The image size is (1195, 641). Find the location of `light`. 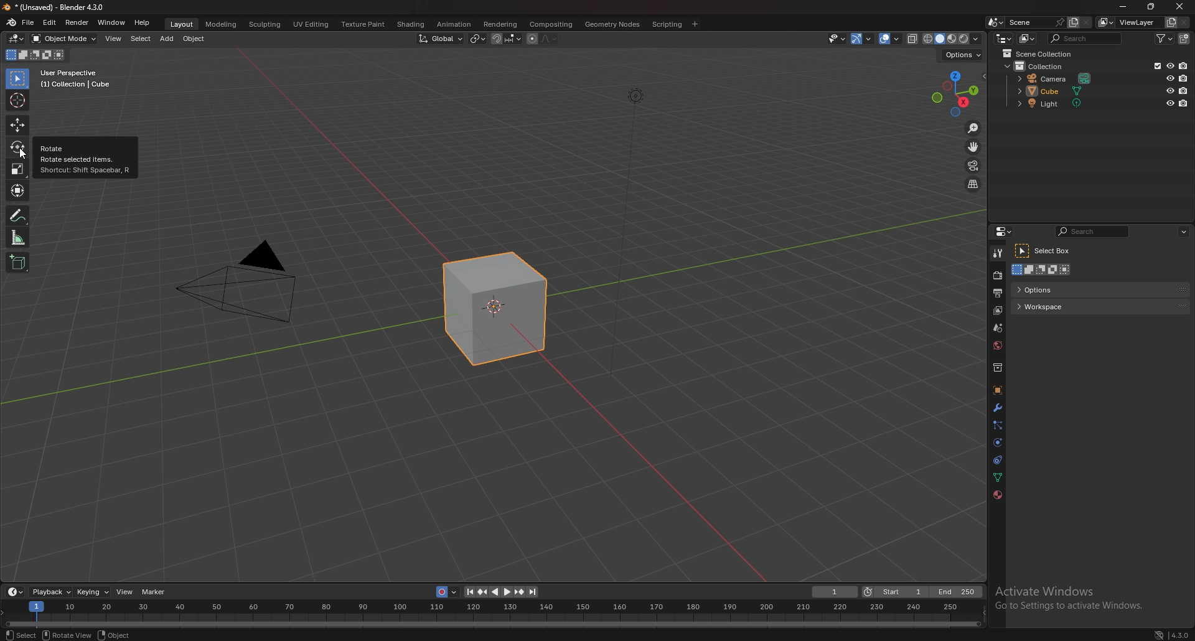

light is located at coordinates (1060, 103).